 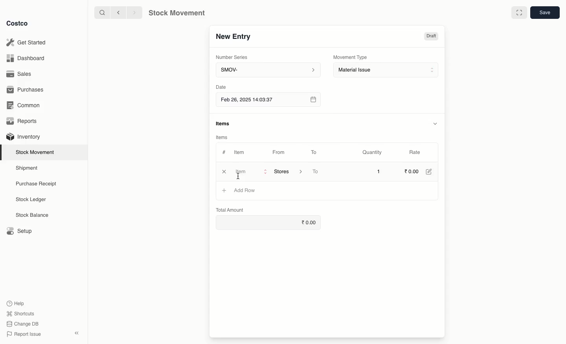 What do you see at coordinates (221, 137) in the screenshot?
I see `Items` at bounding box center [221, 137].